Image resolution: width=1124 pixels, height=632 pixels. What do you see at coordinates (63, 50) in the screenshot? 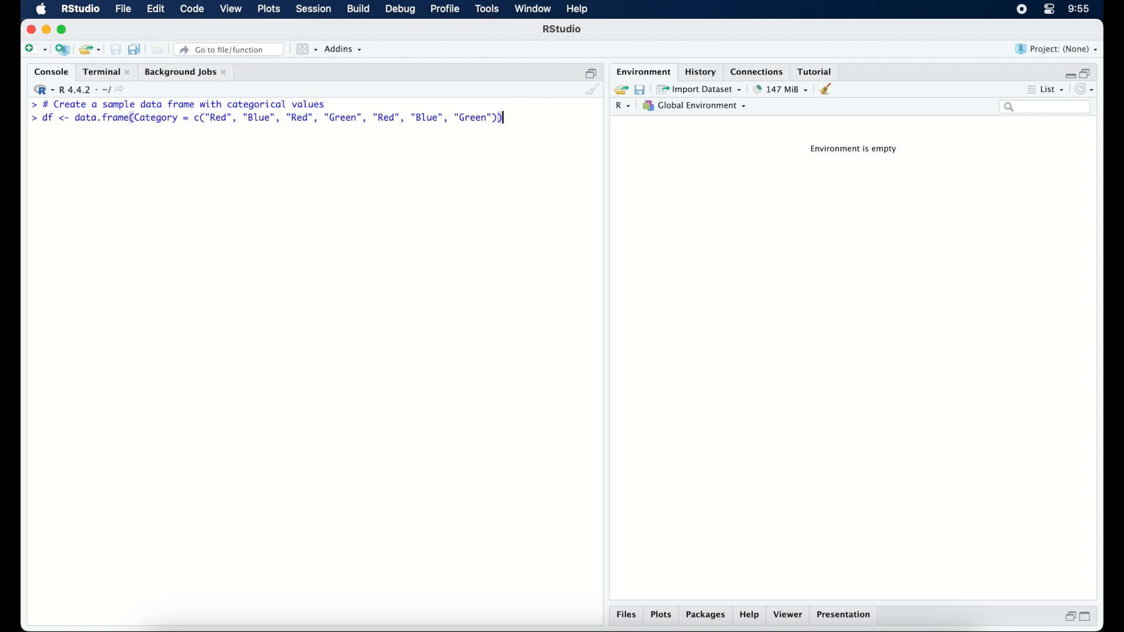
I see `create a project` at bounding box center [63, 50].